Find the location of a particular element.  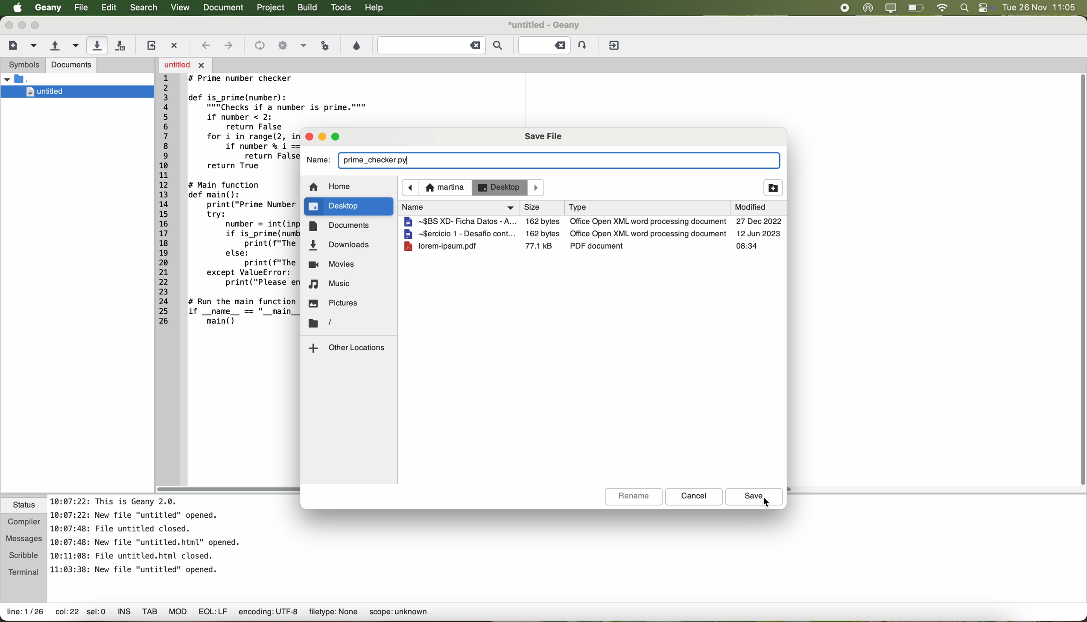

compiler is located at coordinates (24, 520).